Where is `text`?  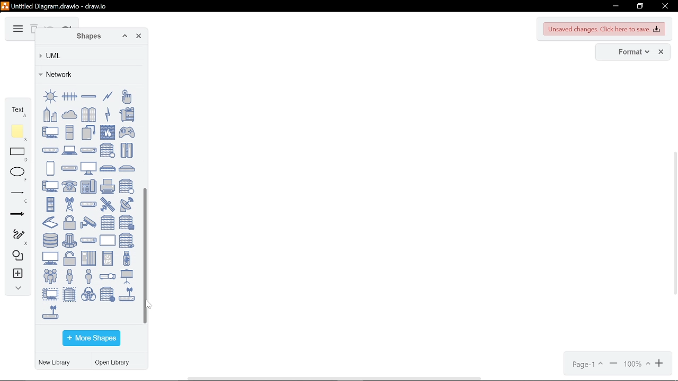 text is located at coordinates (18, 110).